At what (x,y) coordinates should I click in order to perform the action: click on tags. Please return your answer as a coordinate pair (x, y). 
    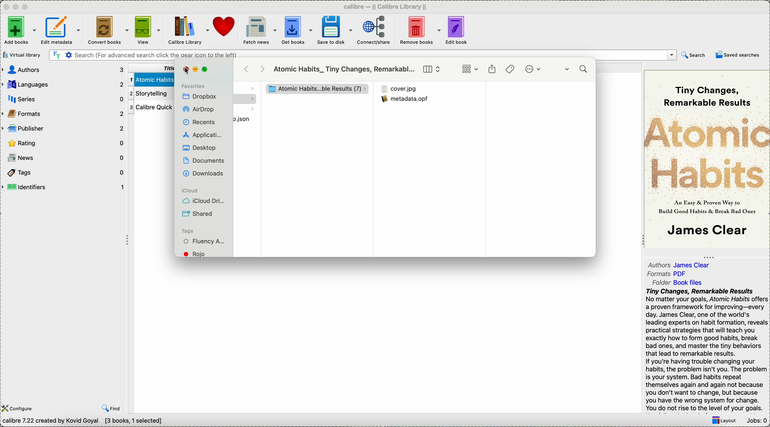
    Looking at the image, I should click on (190, 231).